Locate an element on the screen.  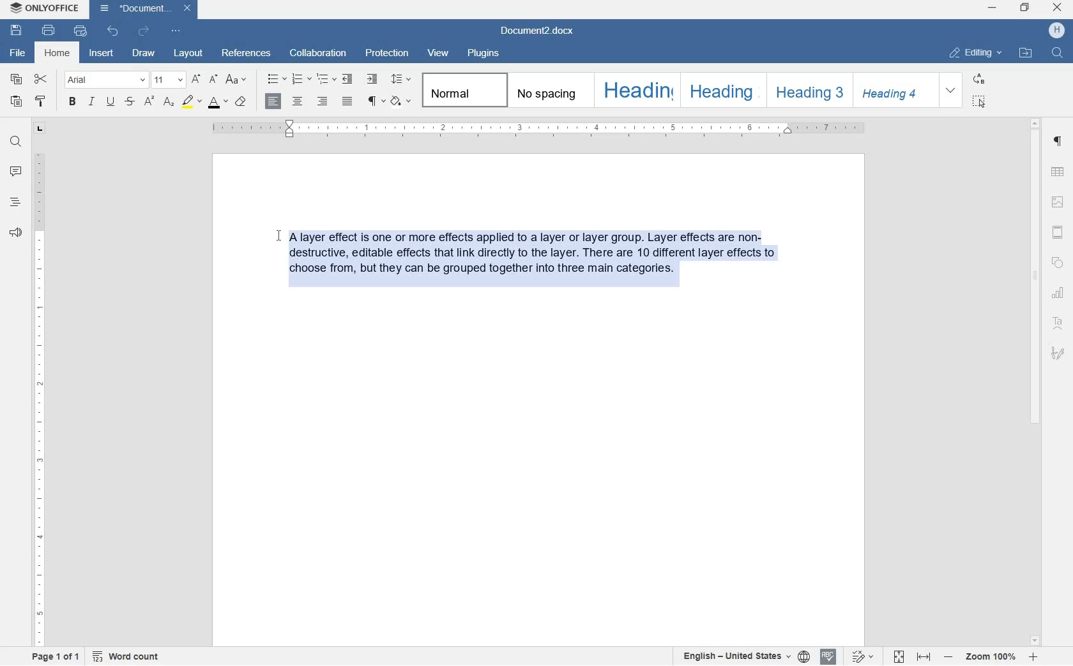
minimize is located at coordinates (992, 8).